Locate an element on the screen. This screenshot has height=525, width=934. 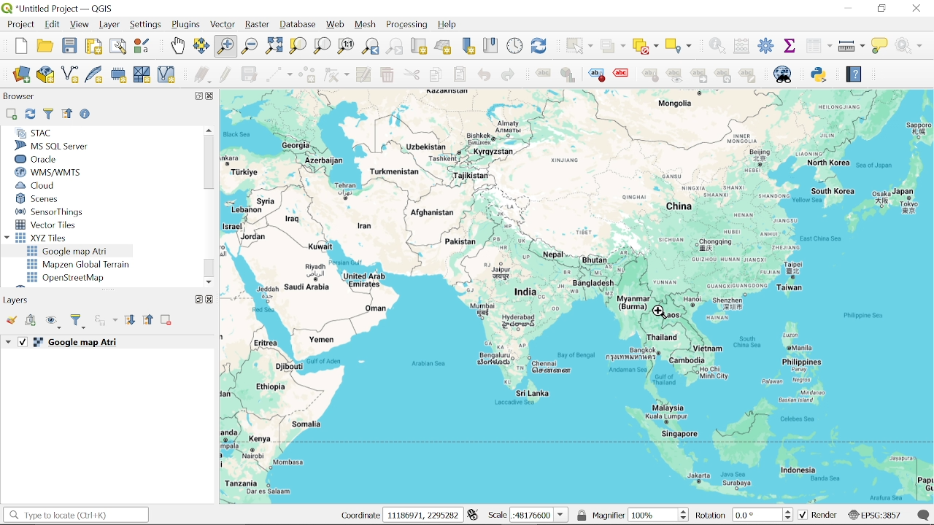
Zoom to native resolution is located at coordinates (346, 45).